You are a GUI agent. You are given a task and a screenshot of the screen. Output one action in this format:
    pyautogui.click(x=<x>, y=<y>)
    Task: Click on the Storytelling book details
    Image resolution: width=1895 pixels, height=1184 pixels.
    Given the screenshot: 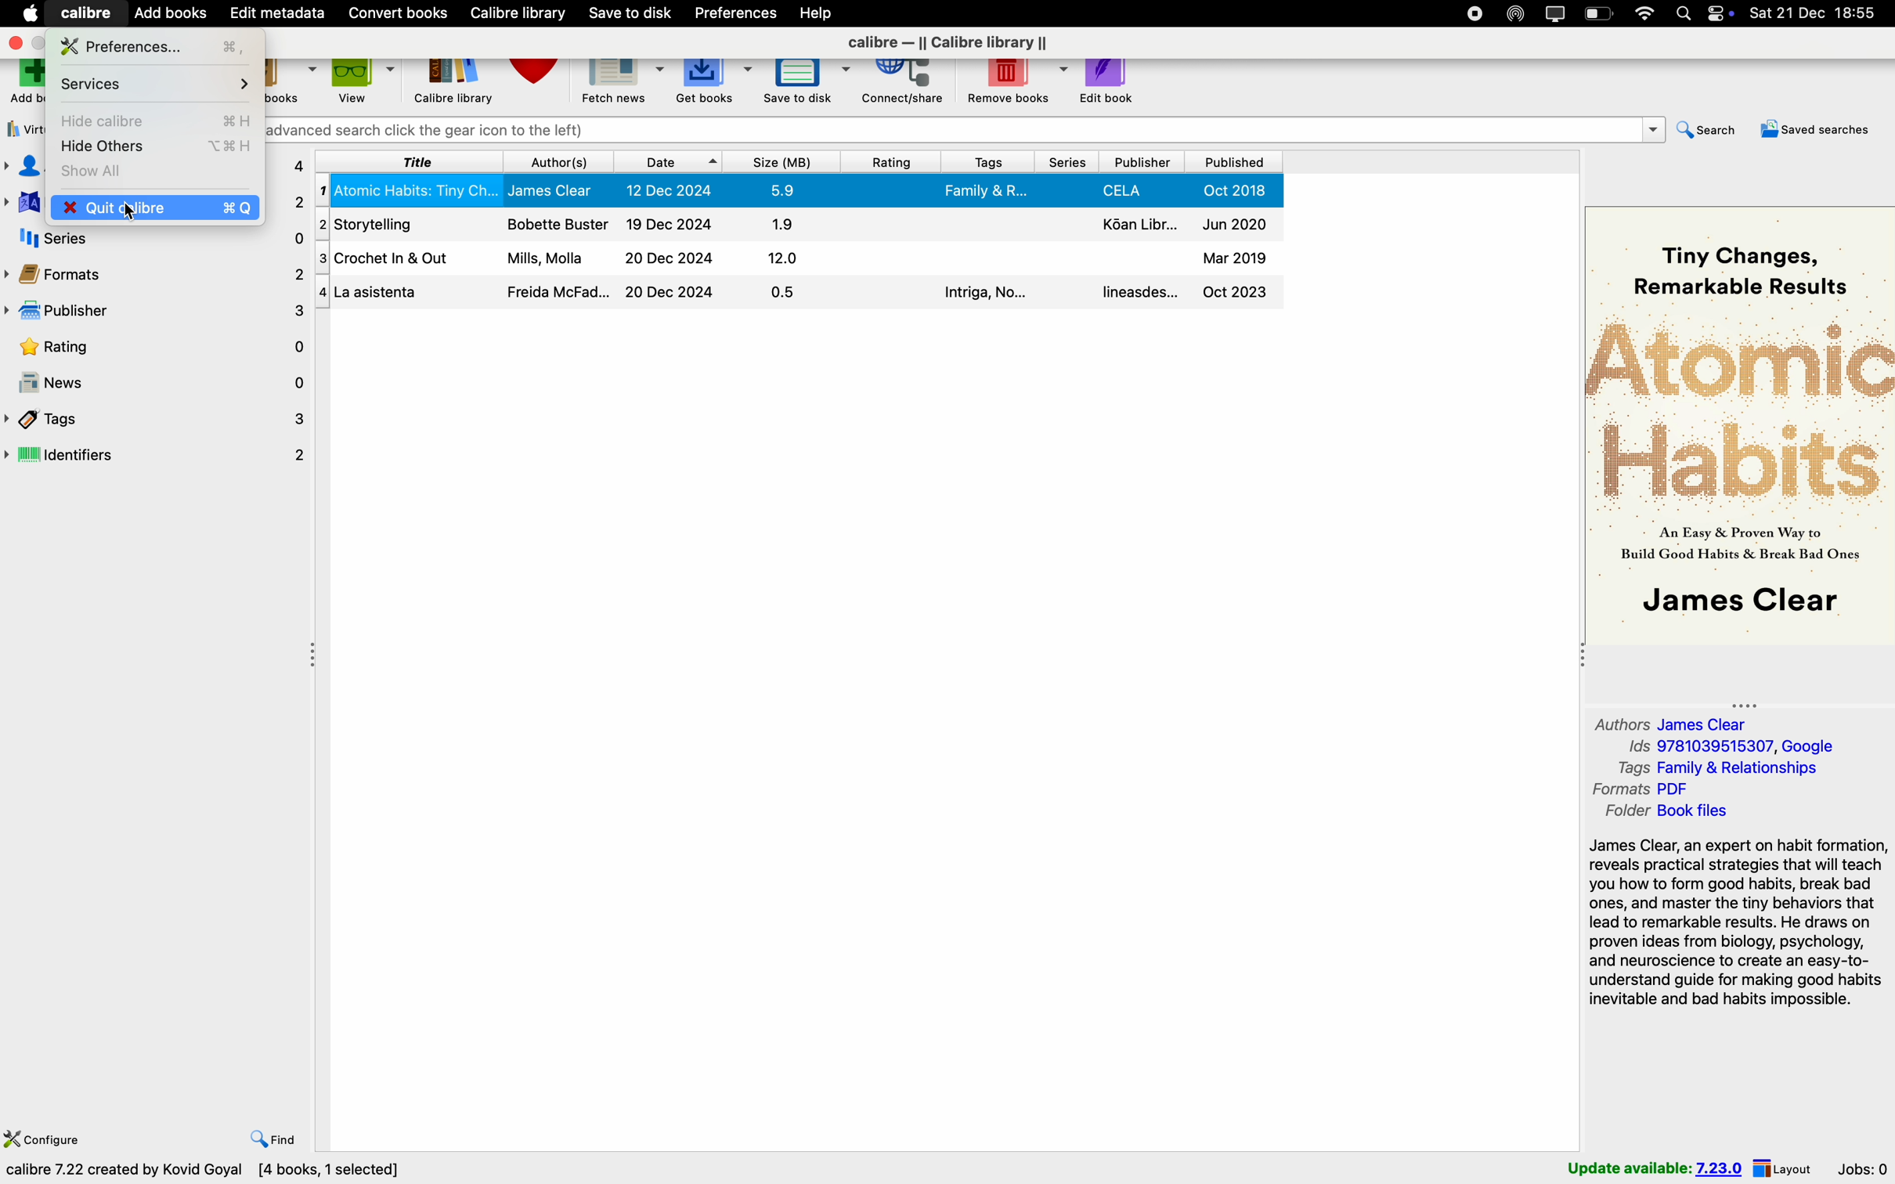 What is the action you would take?
    pyautogui.click(x=798, y=224)
    